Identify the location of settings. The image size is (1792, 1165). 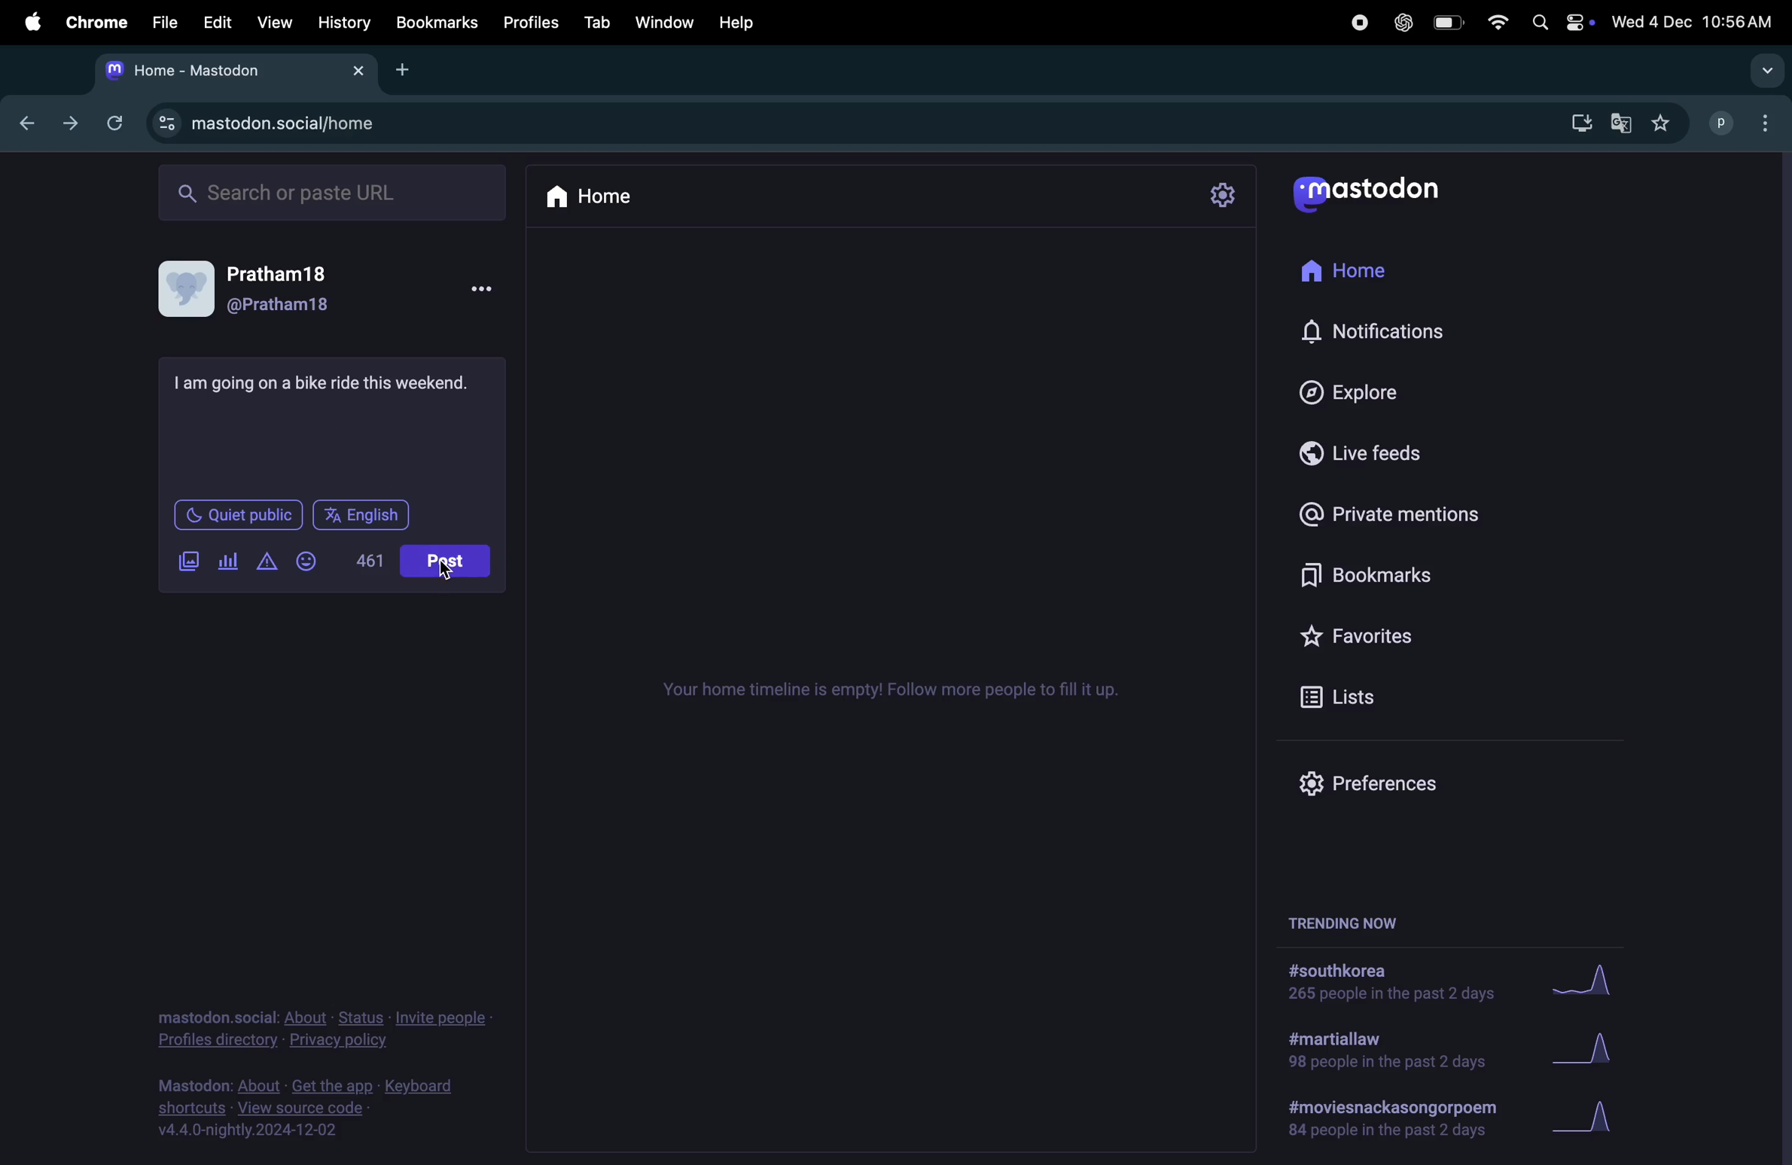
(1222, 197).